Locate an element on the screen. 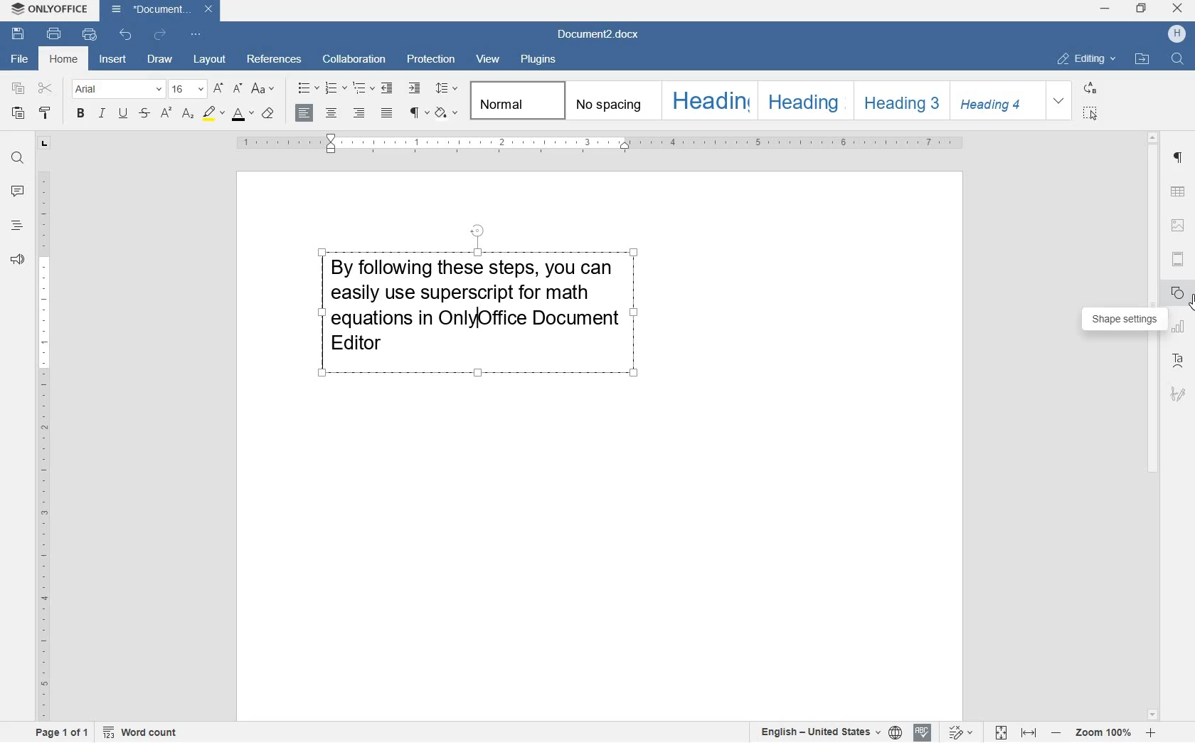 The image size is (1195, 743). font color is located at coordinates (242, 115).